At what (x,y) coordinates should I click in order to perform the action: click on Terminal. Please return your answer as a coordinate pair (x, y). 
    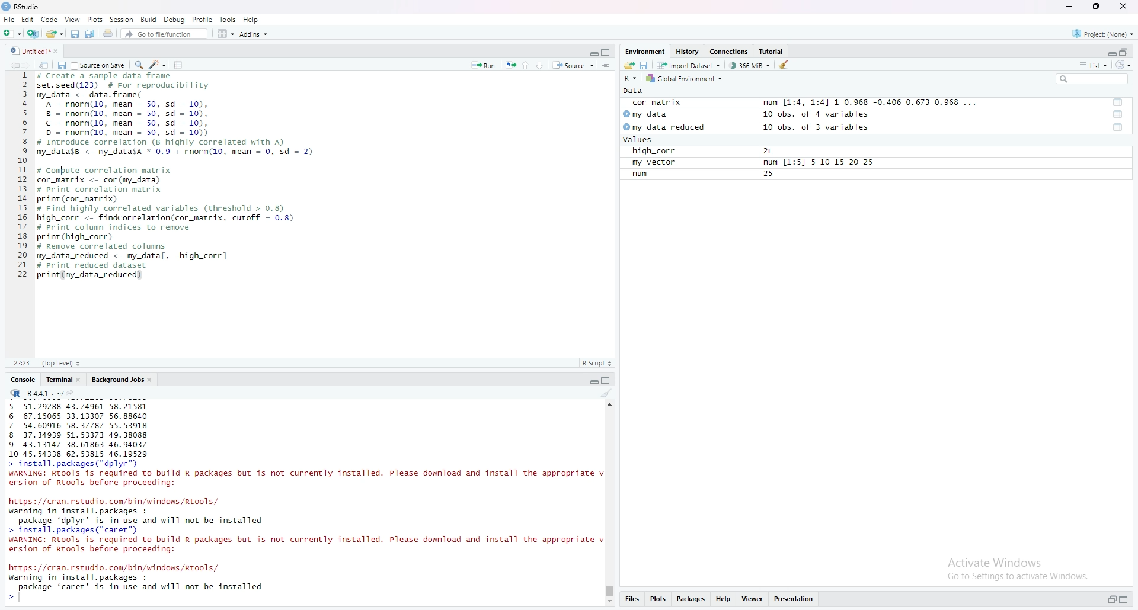
    Looking at the image, I should click on (59, 380).